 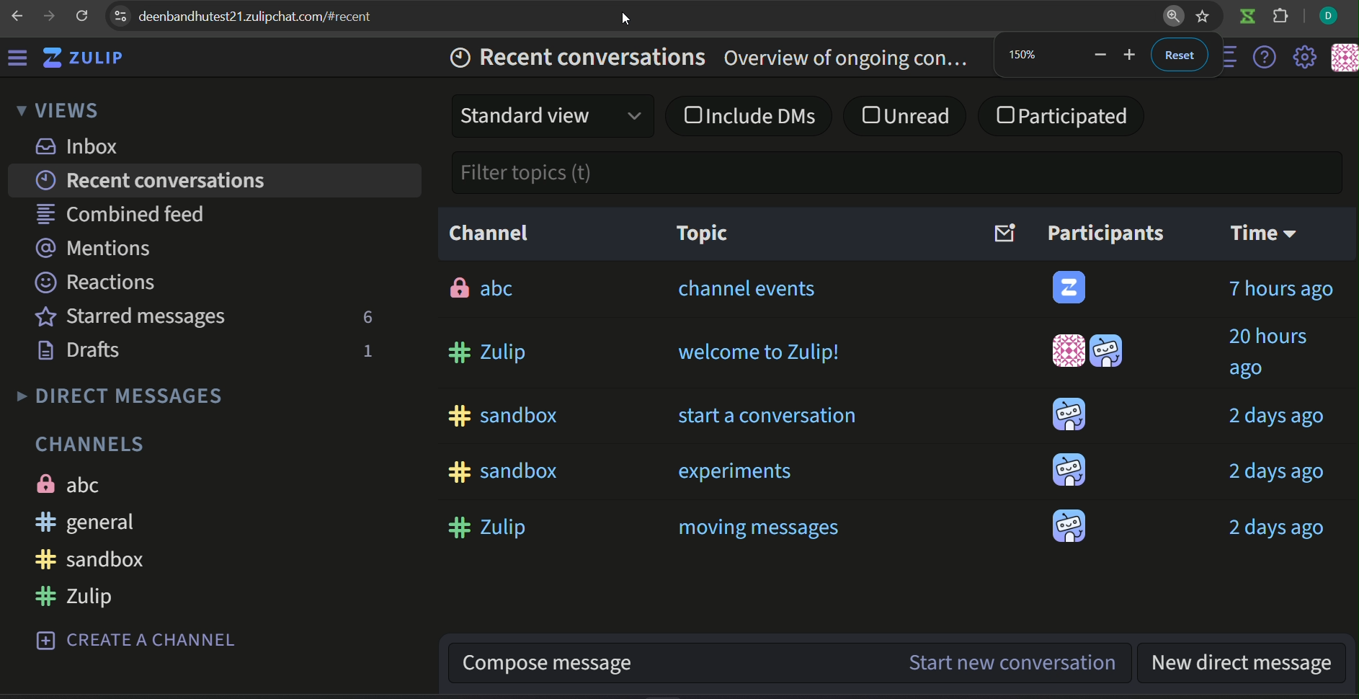 What do you see at coordinates (1248, 665) in the screenshot?
I see `New direct message` at bounding box center [1248, 665].